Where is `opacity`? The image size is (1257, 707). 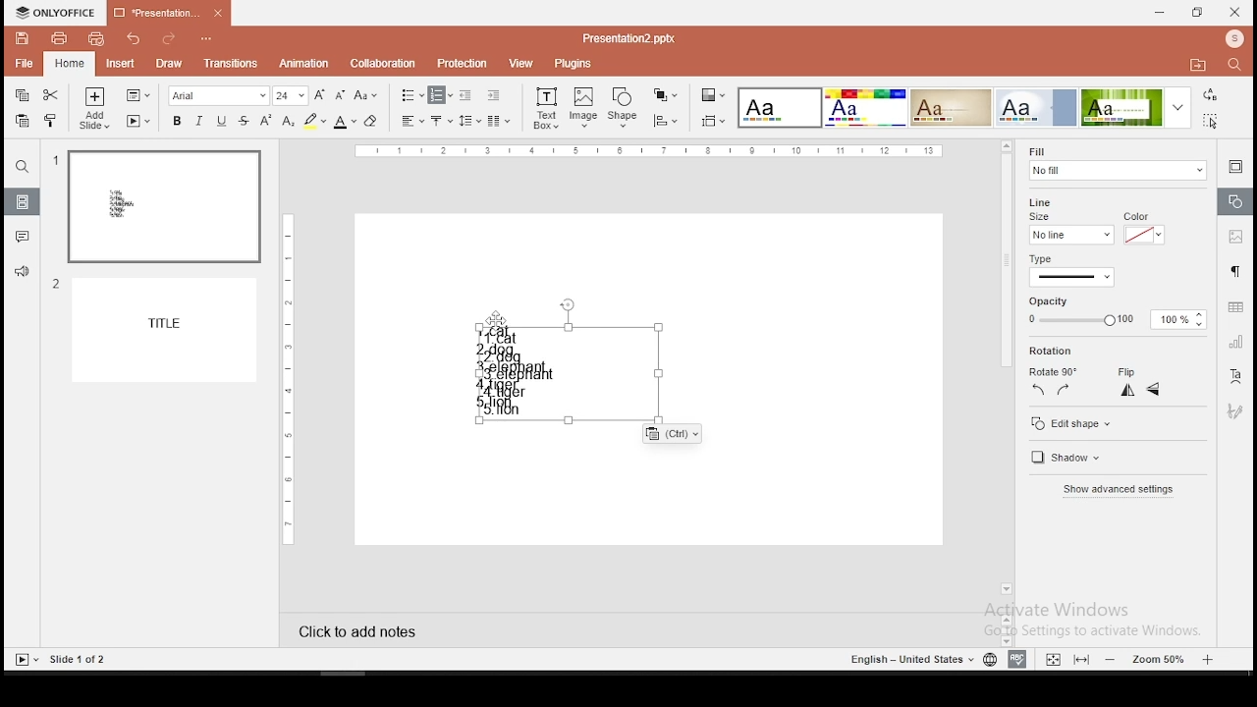
opacity is located at coordinates (1118, 312).